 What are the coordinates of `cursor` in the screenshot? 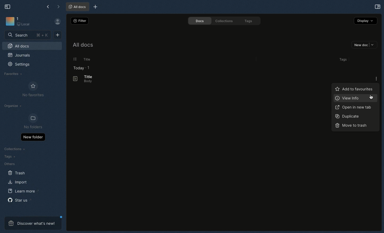 It's located at (372, 98).